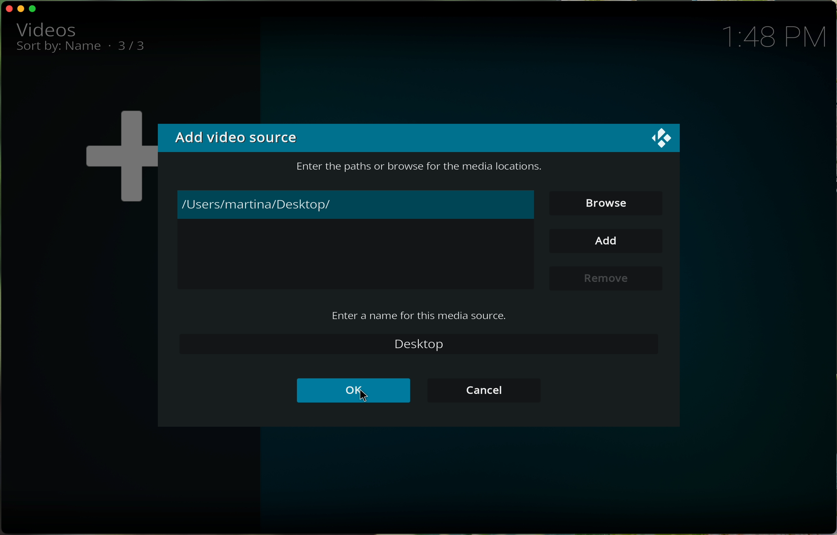  Describe the element at coordinates (109, 45) in the screenshot. I see `.` at that location.